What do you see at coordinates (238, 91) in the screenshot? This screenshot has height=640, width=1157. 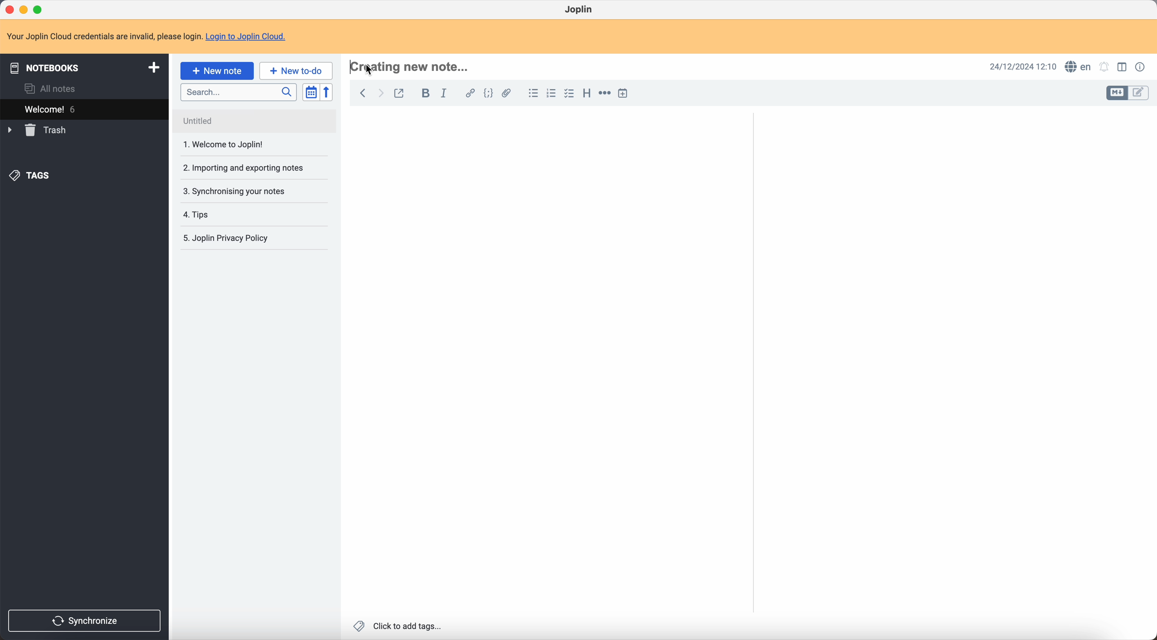 I see `search bar` at bounding box center [238, 91].